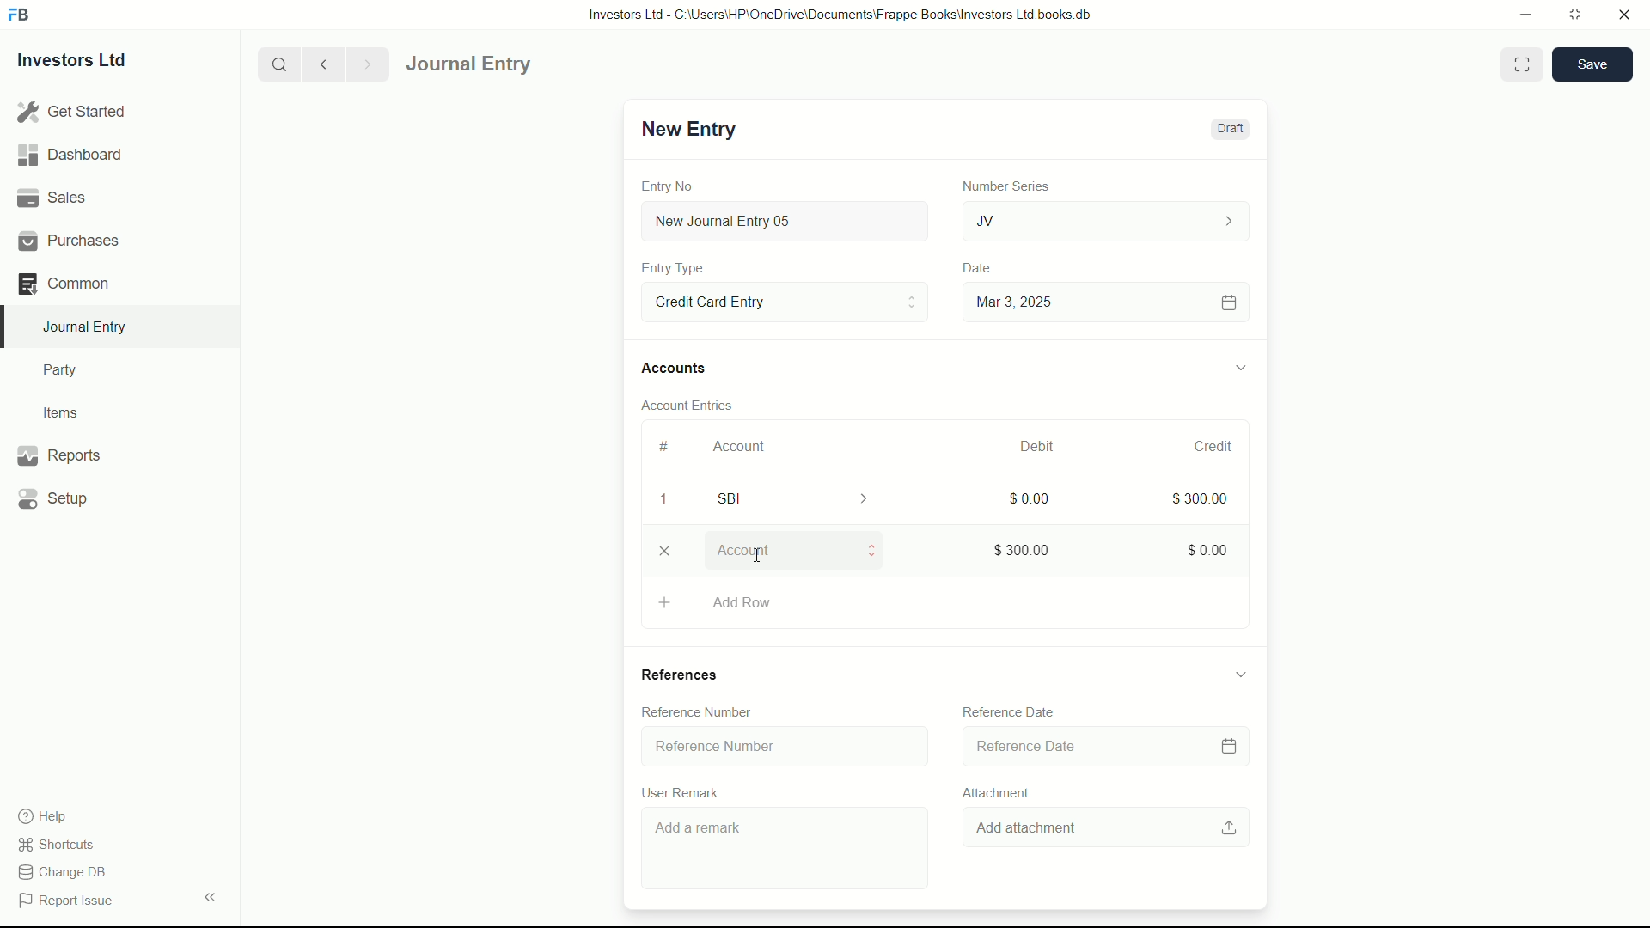 The height and width of the screenshot is (928, 1650). Describe the element at coordinates (1103, 302) in the screenshot. I see `Mar 3, 2025` at that location.